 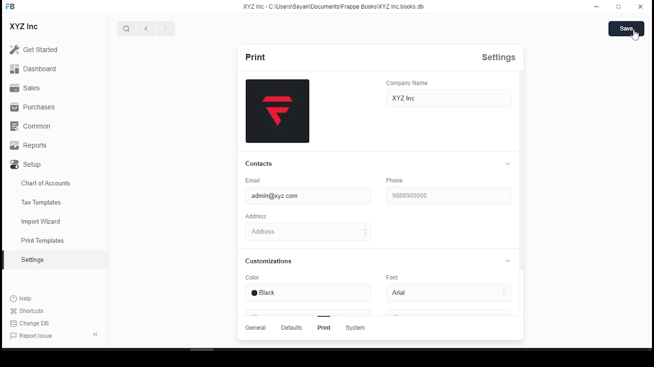 What do you see at coordinates (335, 7) in the screenshot?
I see `XYZ Inc - C:\users\Sayan\Documents\FrappeBooks\XYZ Incbooks.db` at bounding box center [335, 7].